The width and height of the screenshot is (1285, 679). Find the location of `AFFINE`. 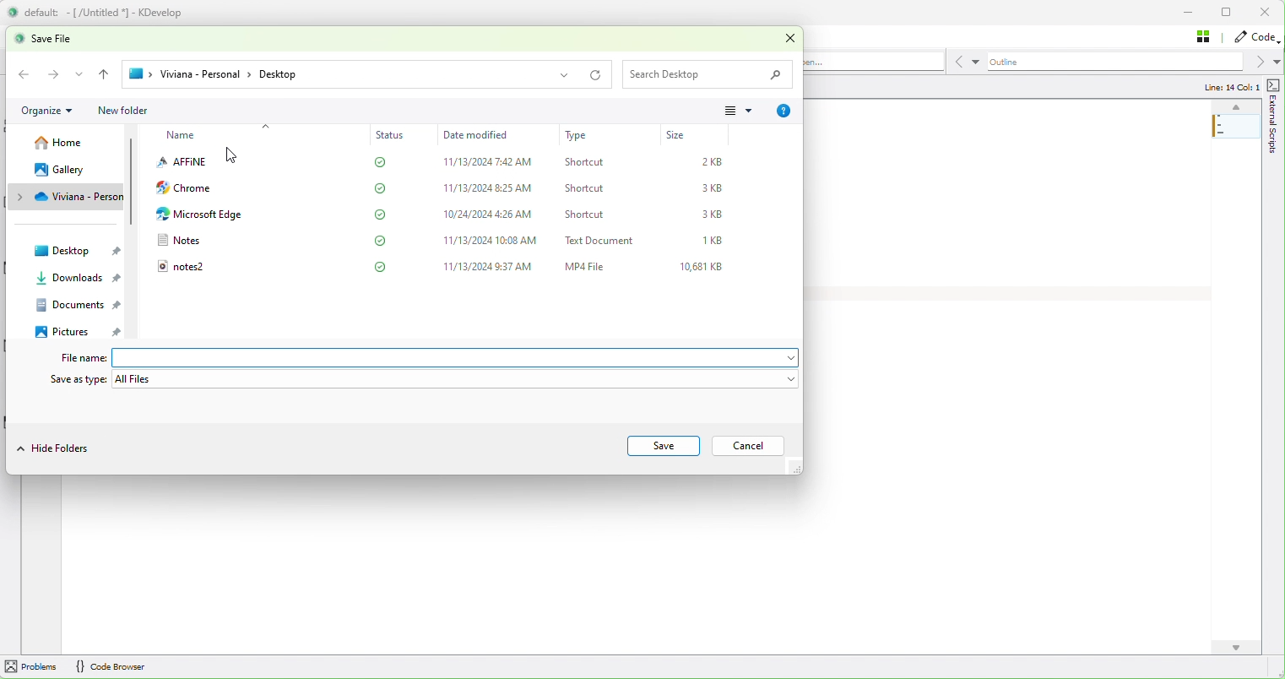

AFFINE is located at coordinates (181, 161).